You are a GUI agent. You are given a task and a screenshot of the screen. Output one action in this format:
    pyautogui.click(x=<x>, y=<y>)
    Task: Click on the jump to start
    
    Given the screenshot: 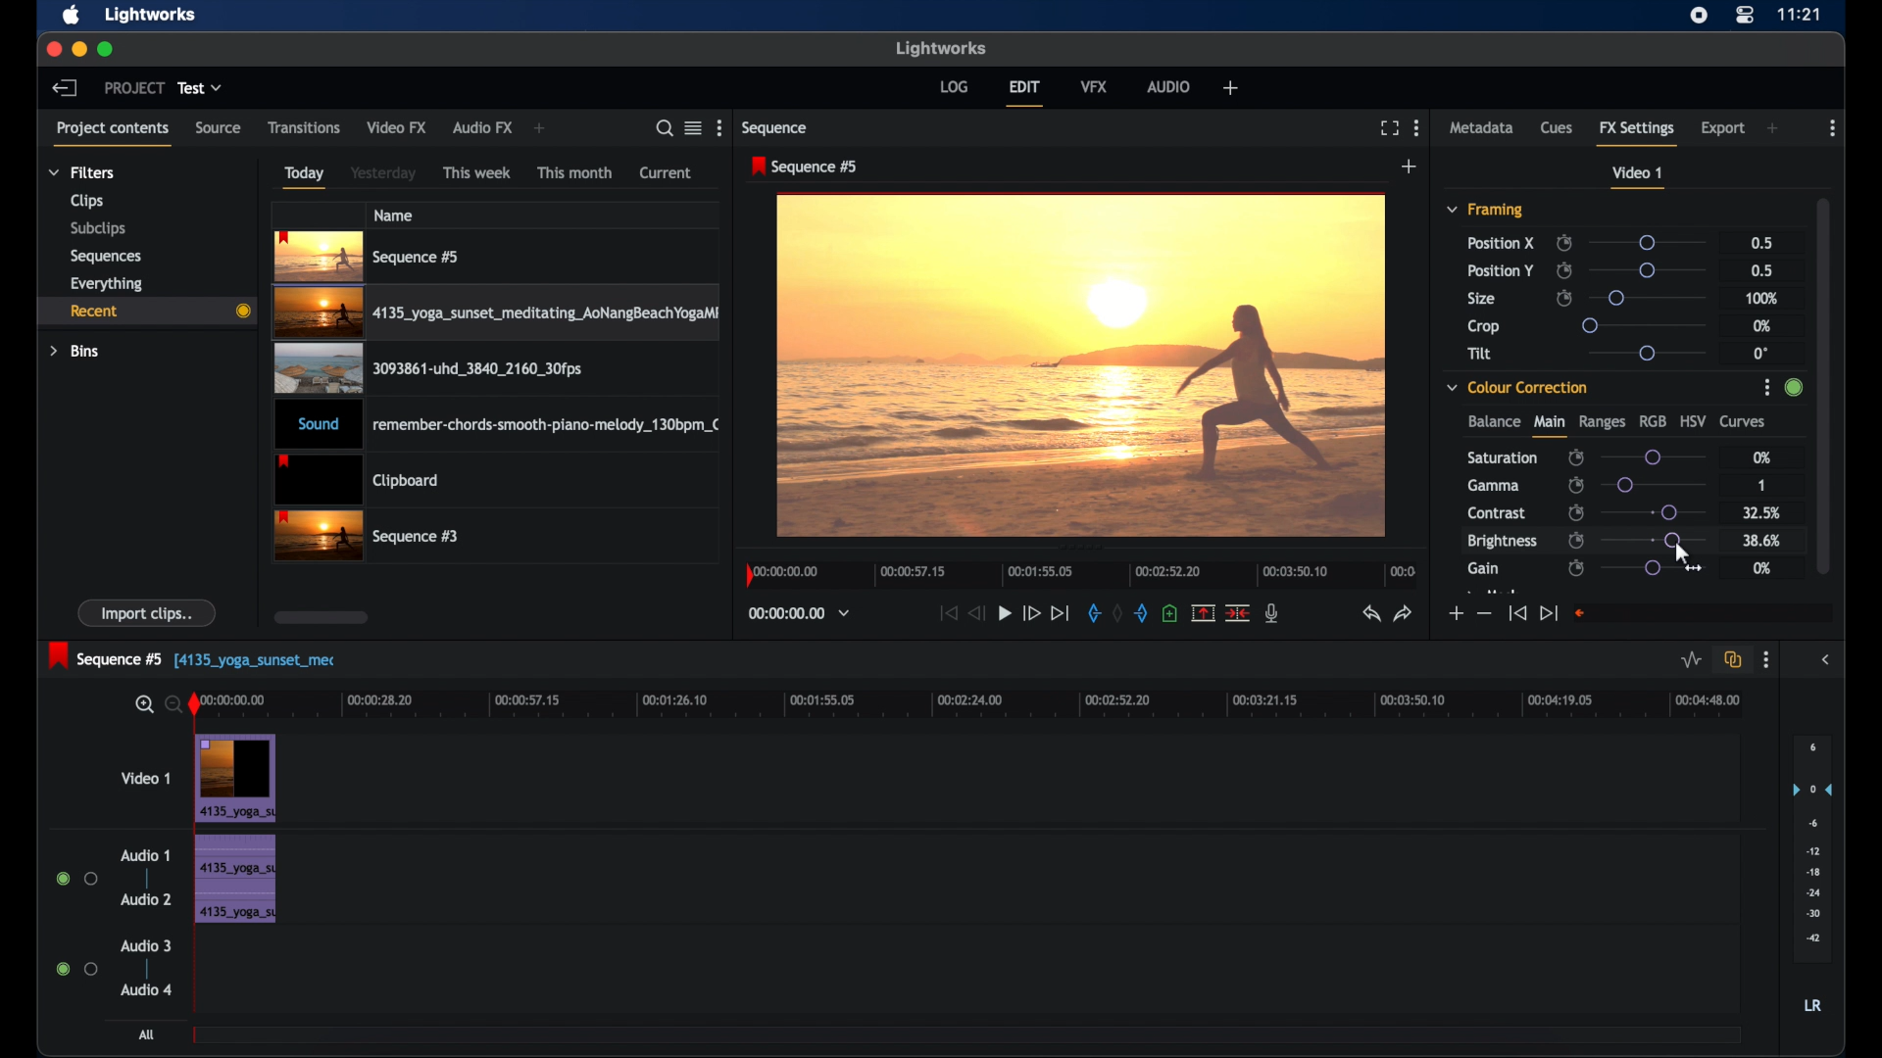 What is the action you would take?
    pyautogui.click(x=946, y=612)
    